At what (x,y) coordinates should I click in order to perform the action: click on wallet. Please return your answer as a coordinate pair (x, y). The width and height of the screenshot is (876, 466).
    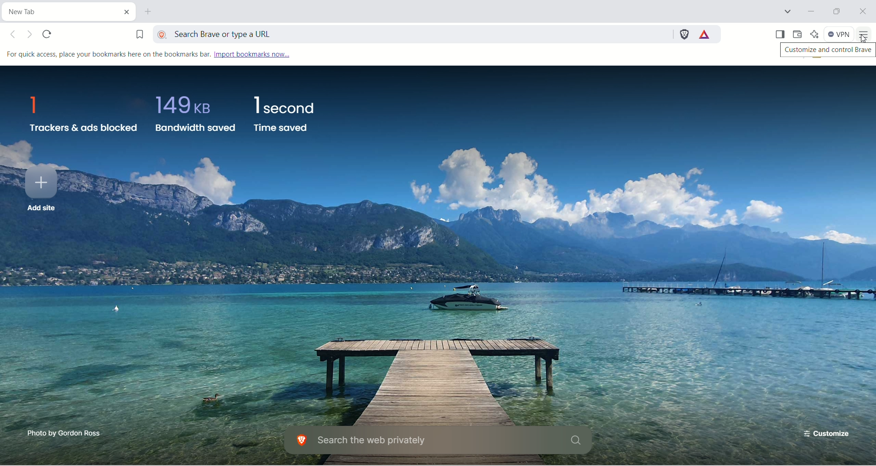
    Looking at the image, I should click on (800, 35).